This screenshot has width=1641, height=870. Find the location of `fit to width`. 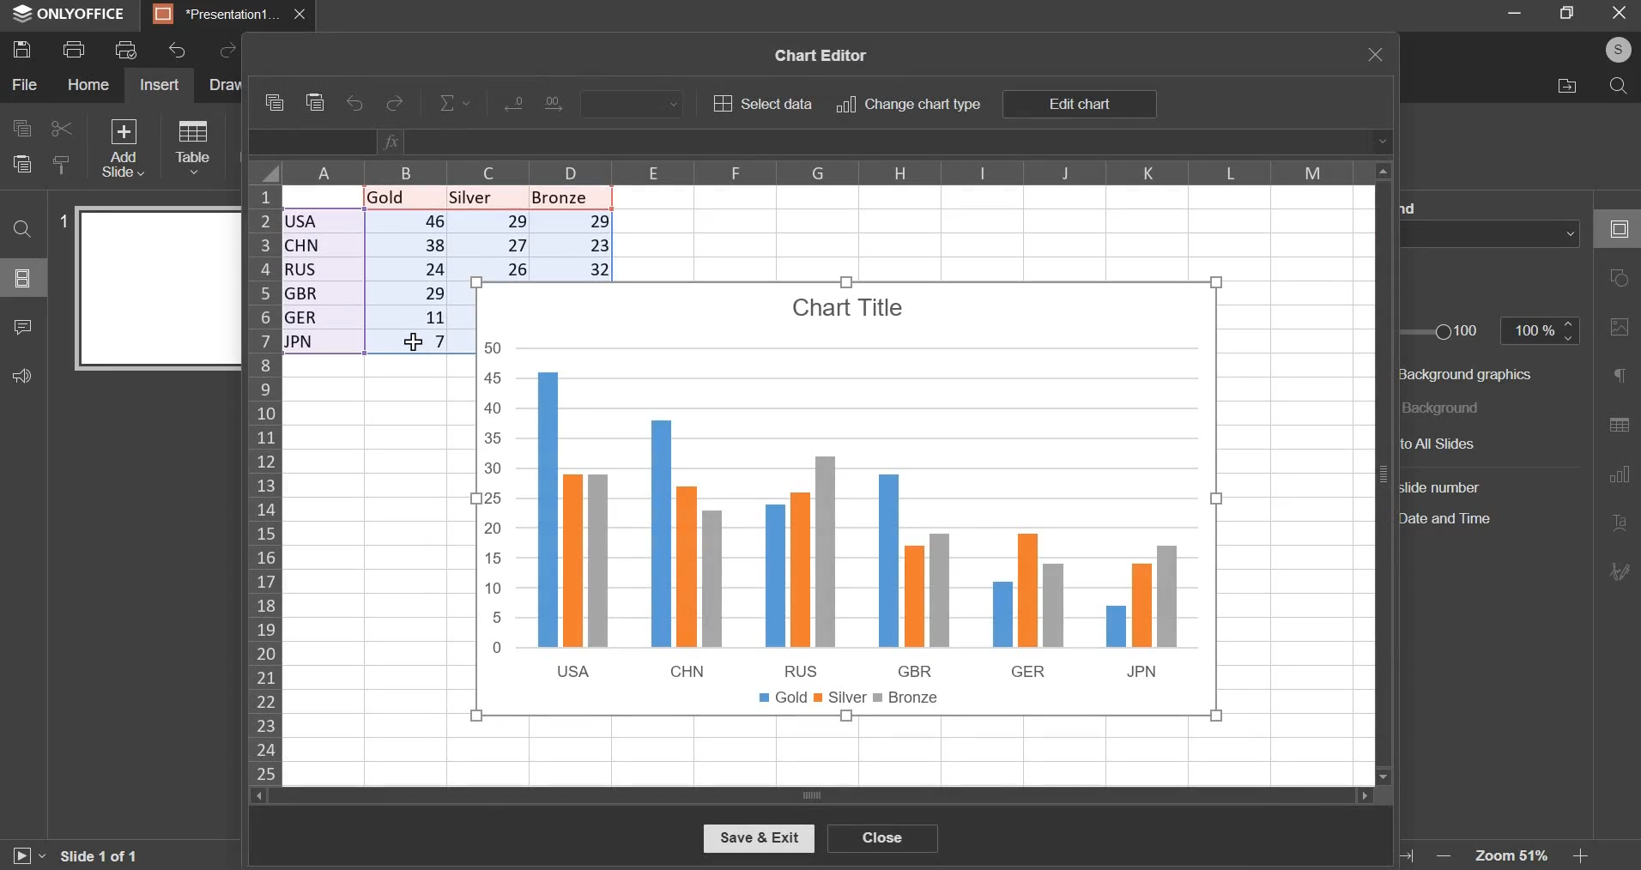

fit to width is located at coordinates (1408, 856).